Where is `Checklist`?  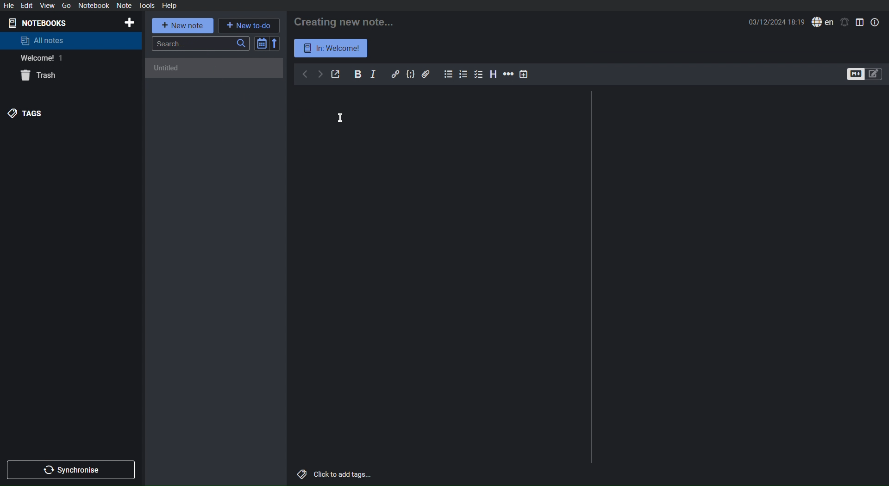 Checklist is located at coordinates (480, 74).